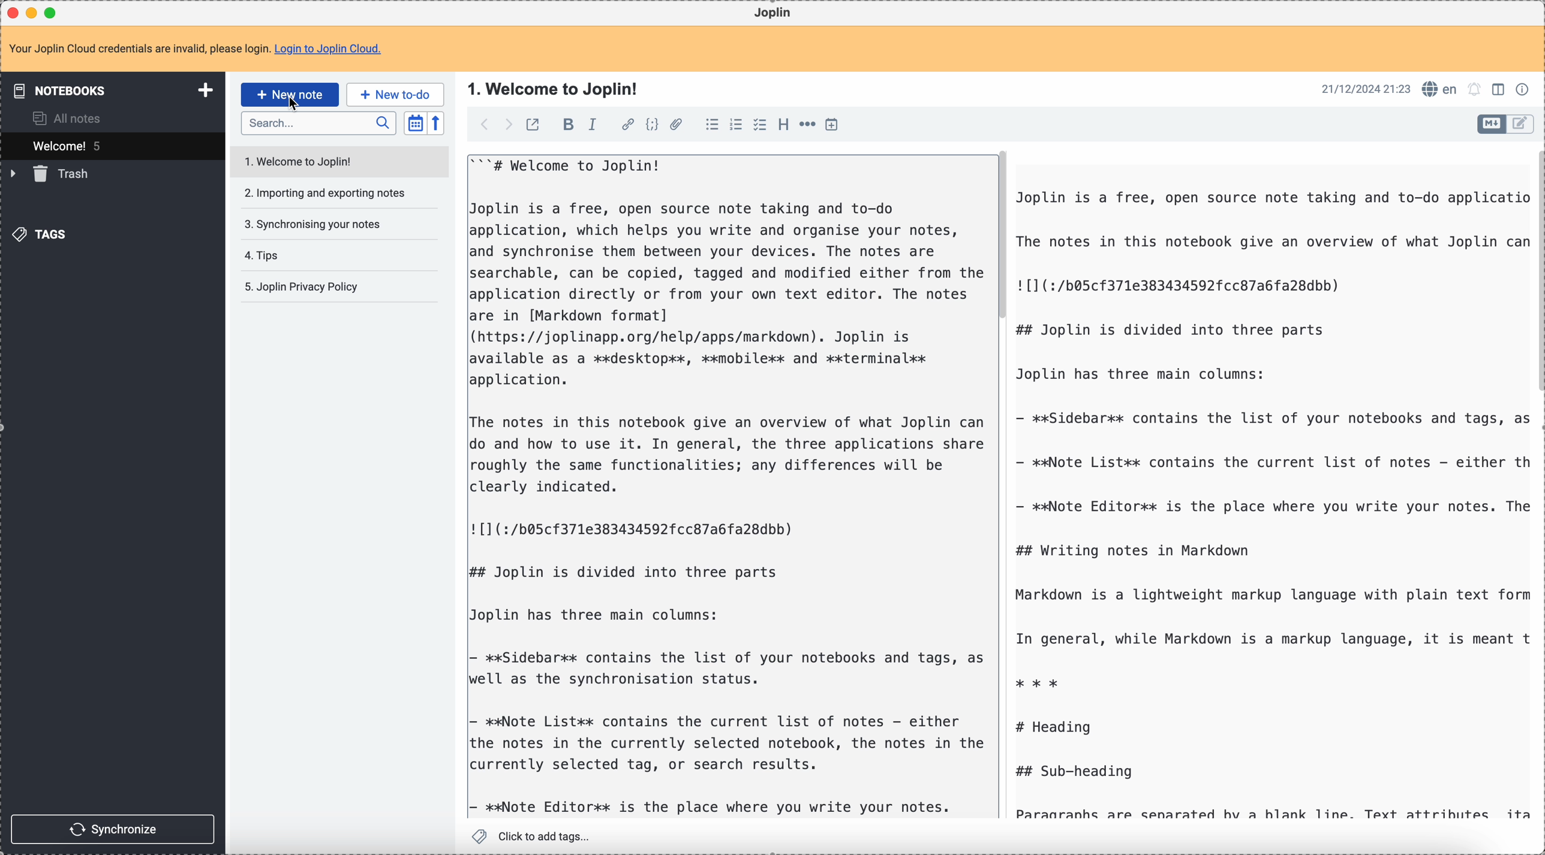 This screenshot has height=855, width=1545. Describe the element at coordinates (783, 127) in the screenshot. I see `heading` at that location.